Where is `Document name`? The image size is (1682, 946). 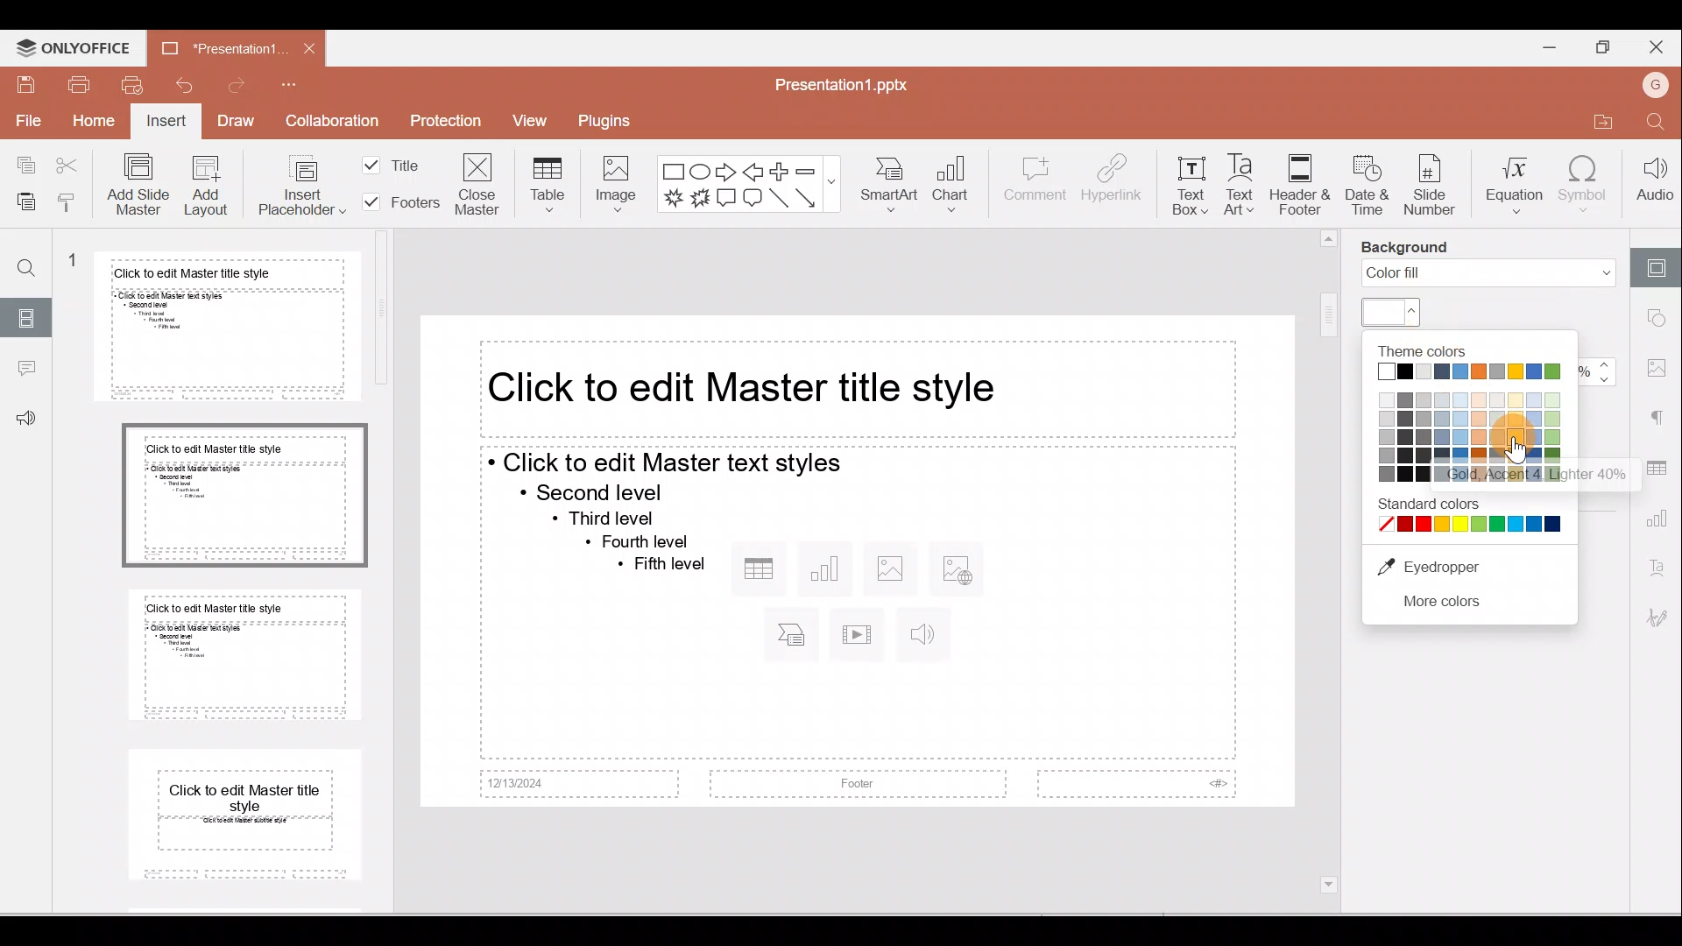 Document name is located at coordinates (216, 46).